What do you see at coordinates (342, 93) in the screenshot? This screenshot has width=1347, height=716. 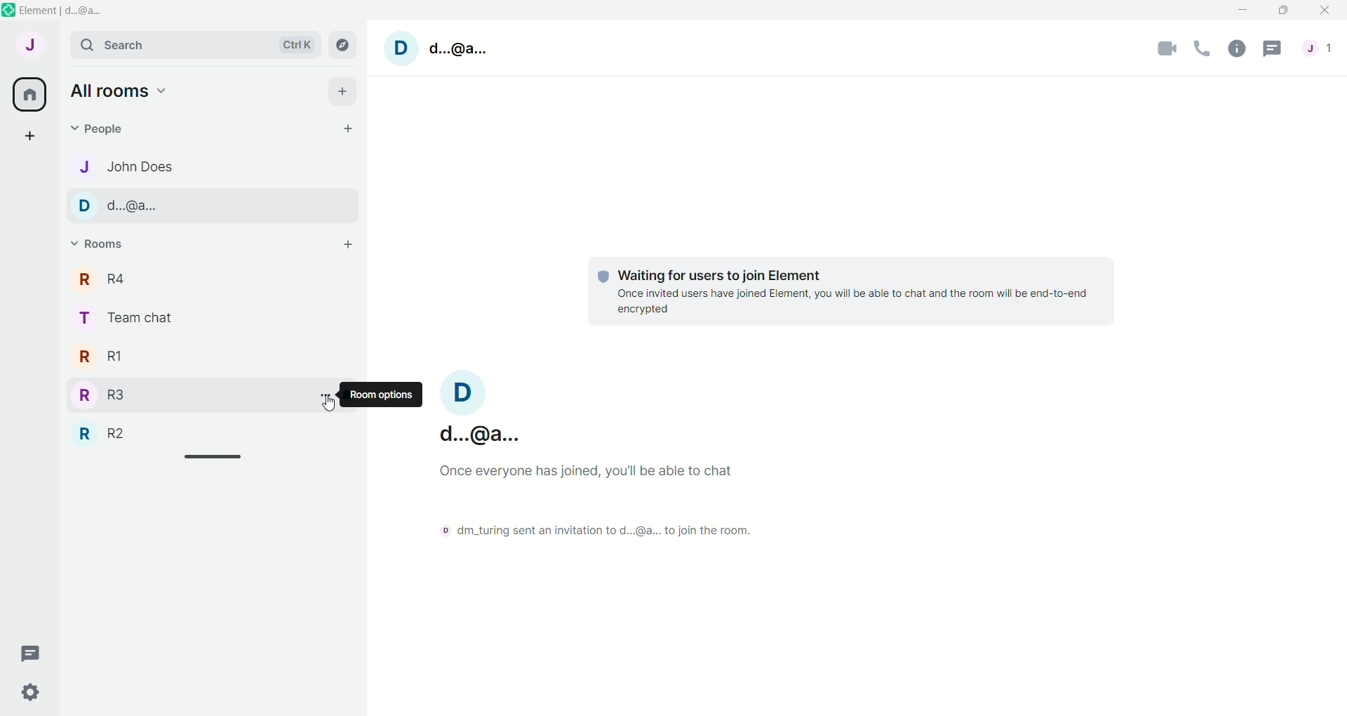 I see `add` at bounding box center [342, 93].